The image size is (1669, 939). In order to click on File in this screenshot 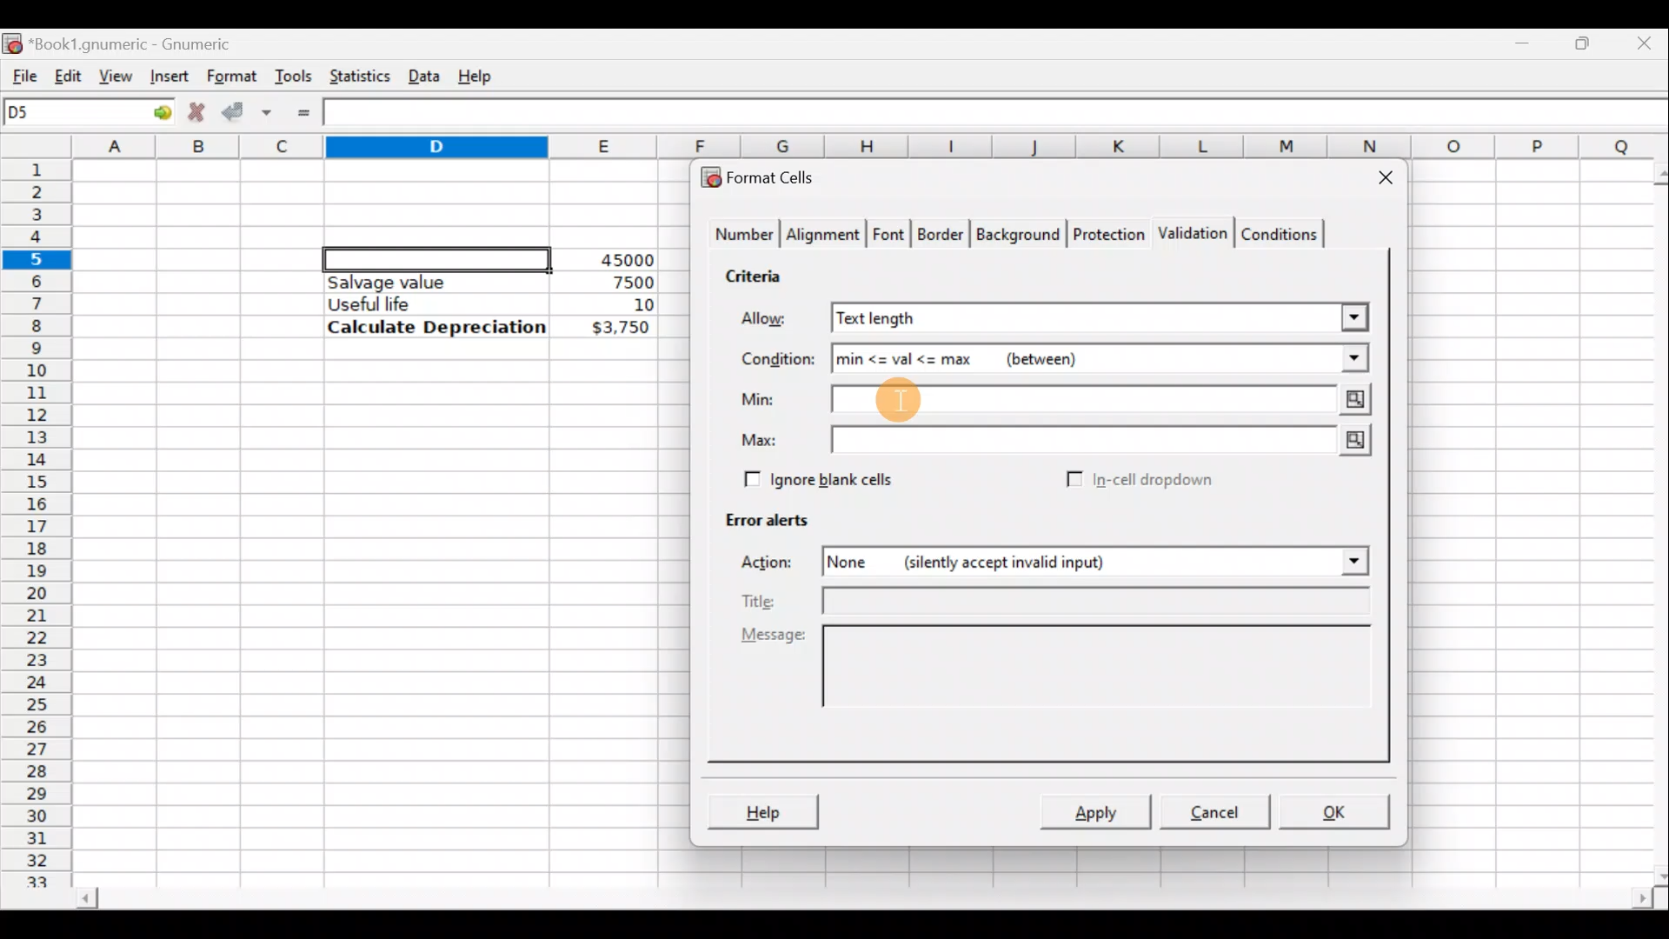, I will do `click(19, 72)`.